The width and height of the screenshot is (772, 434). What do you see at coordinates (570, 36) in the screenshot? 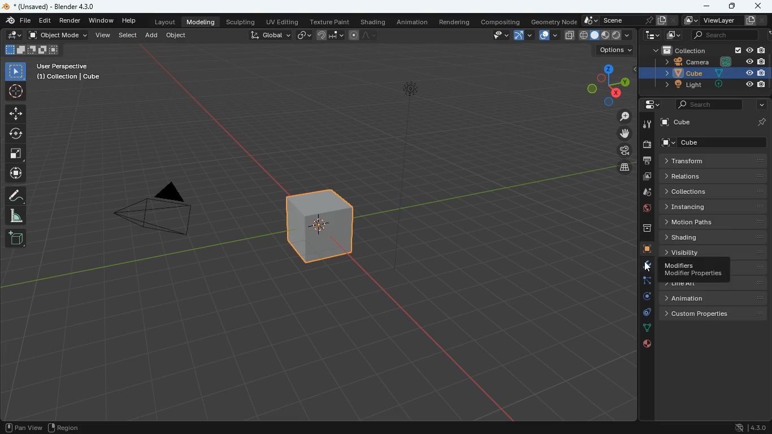
I see `copy` at bounding box center [570, 36].